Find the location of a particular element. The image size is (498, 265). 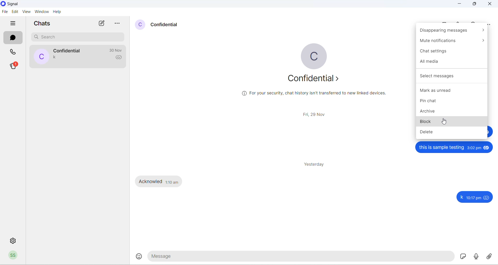

profile picture is located at coordinates (312, 53).